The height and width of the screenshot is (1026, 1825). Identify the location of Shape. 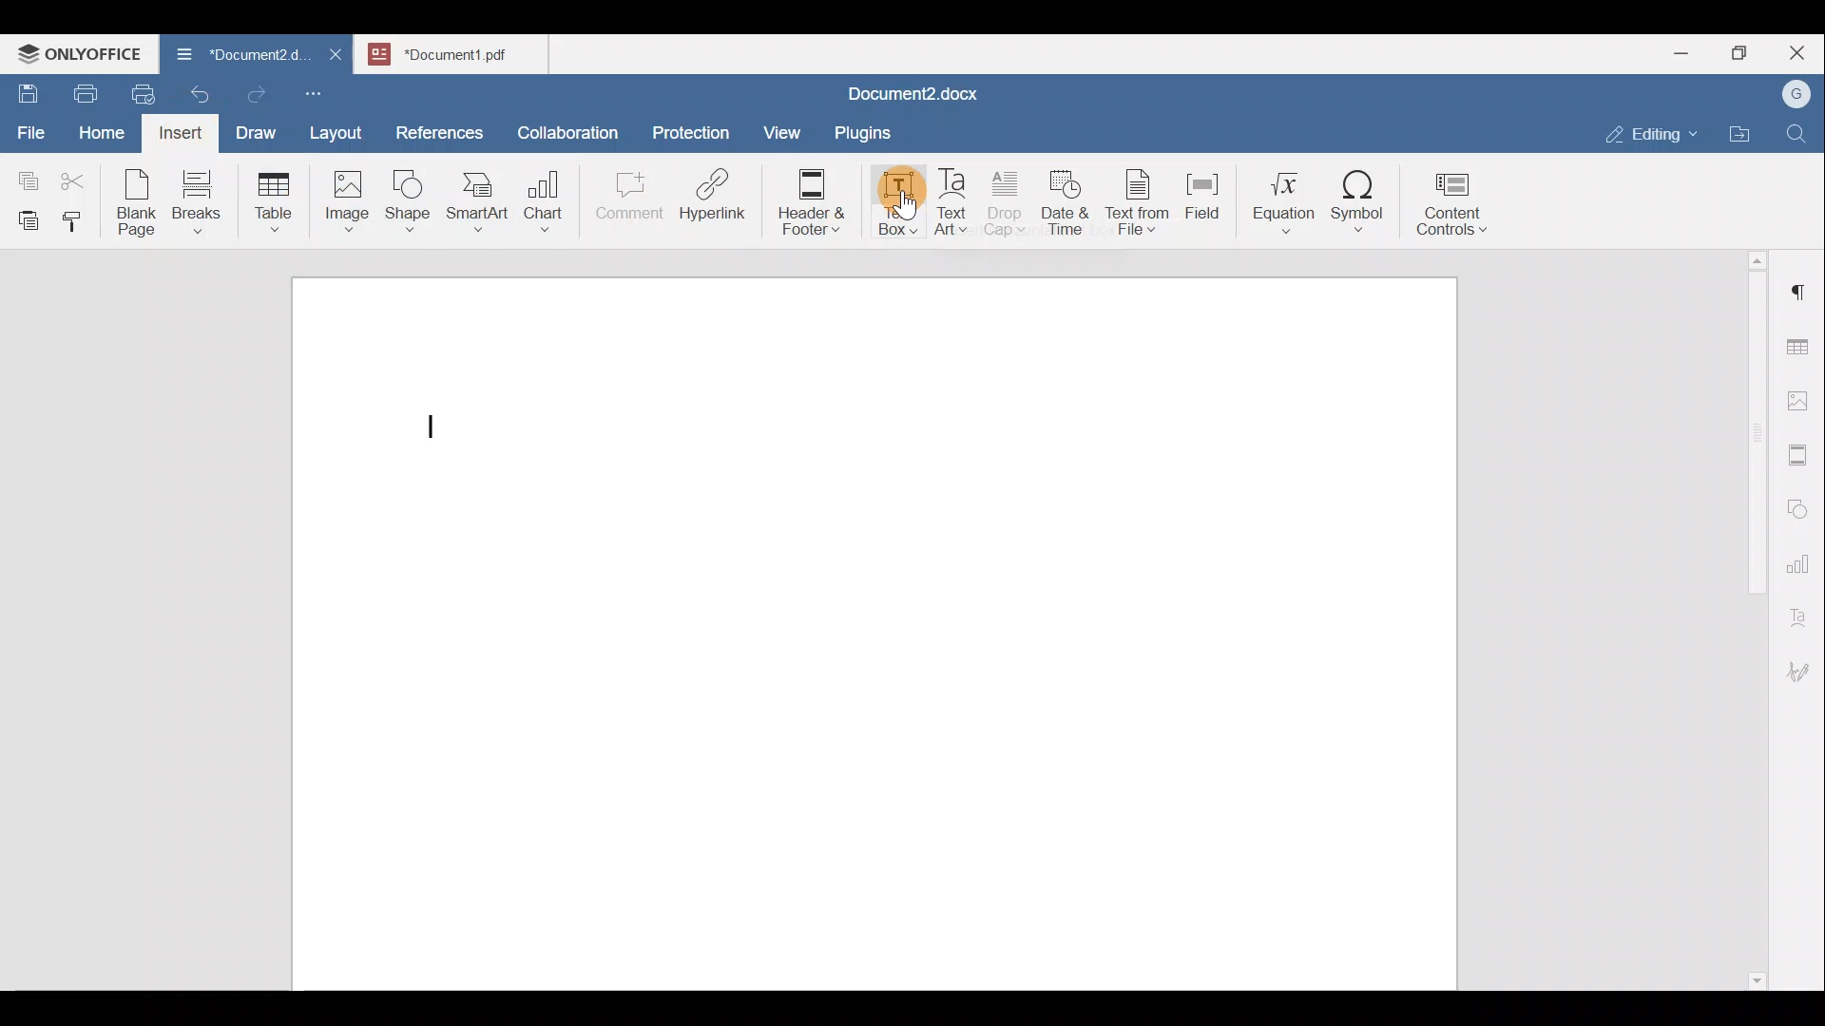
(410, 194).